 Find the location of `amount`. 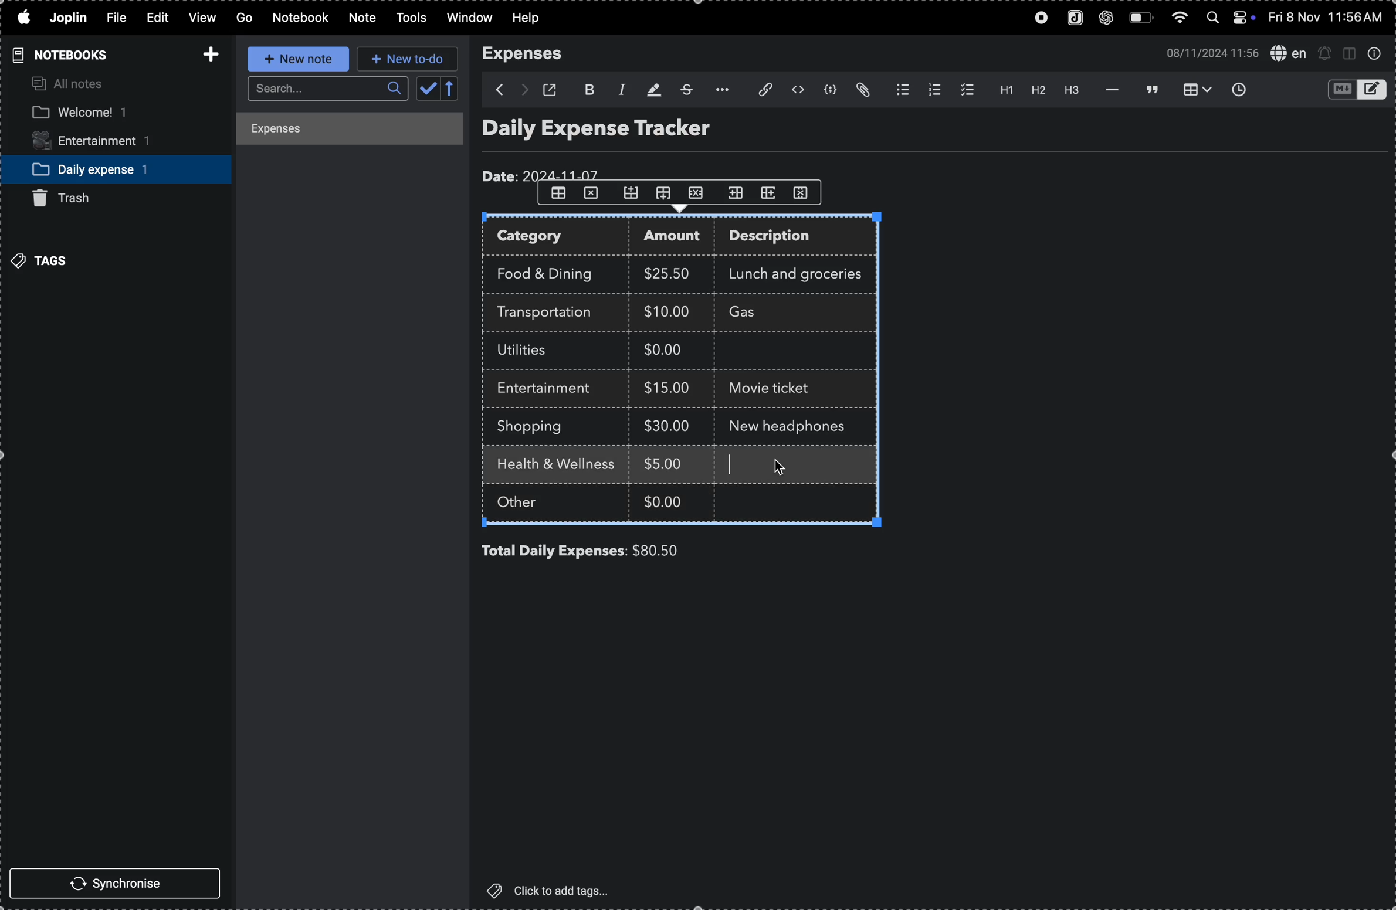

amount is located at coordinates (676, 237).